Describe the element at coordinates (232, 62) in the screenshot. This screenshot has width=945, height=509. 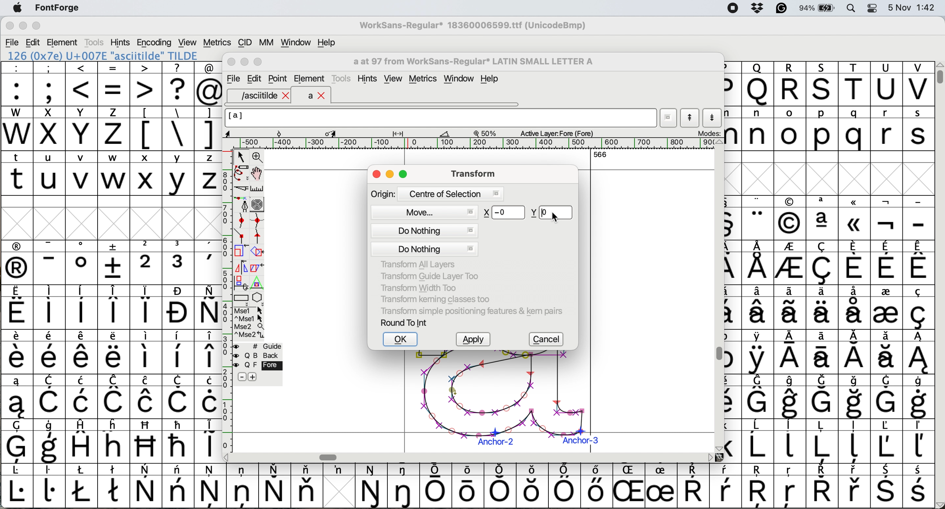
I see `Close` at that location.